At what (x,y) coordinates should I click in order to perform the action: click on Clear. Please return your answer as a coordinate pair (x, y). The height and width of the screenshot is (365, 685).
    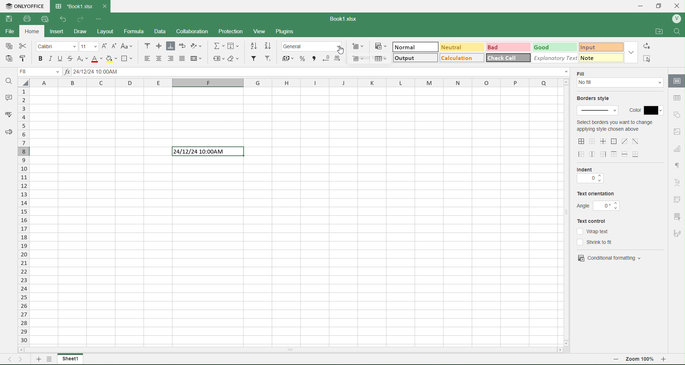
    Looking at the image, I should click on (235, 58).